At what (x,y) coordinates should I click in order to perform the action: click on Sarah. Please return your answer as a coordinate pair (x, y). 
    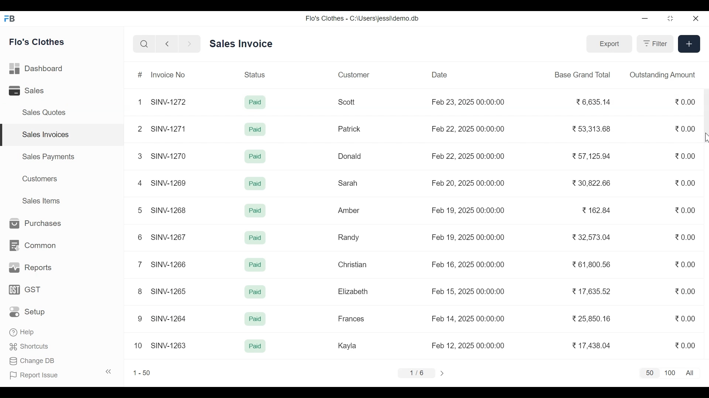
    Looking at the image, I should click on (349, 184).